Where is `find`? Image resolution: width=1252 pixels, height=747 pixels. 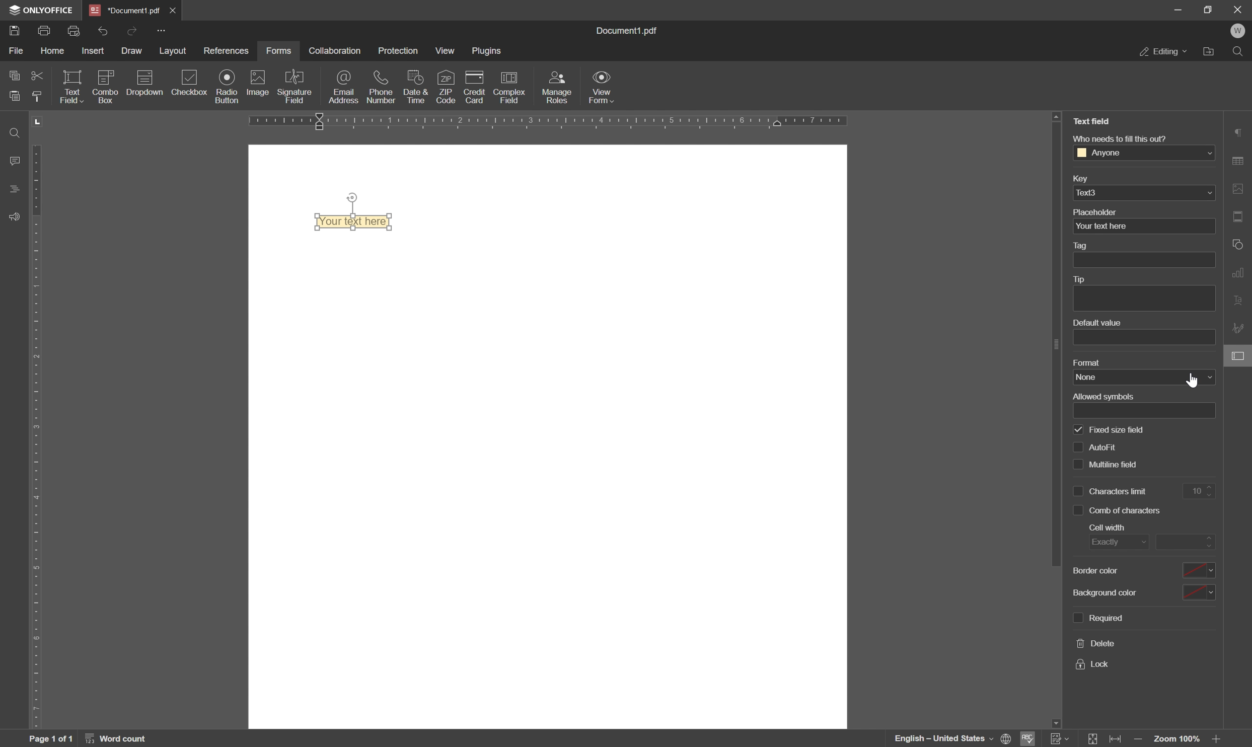
find is located at coordinates (1239, 51).